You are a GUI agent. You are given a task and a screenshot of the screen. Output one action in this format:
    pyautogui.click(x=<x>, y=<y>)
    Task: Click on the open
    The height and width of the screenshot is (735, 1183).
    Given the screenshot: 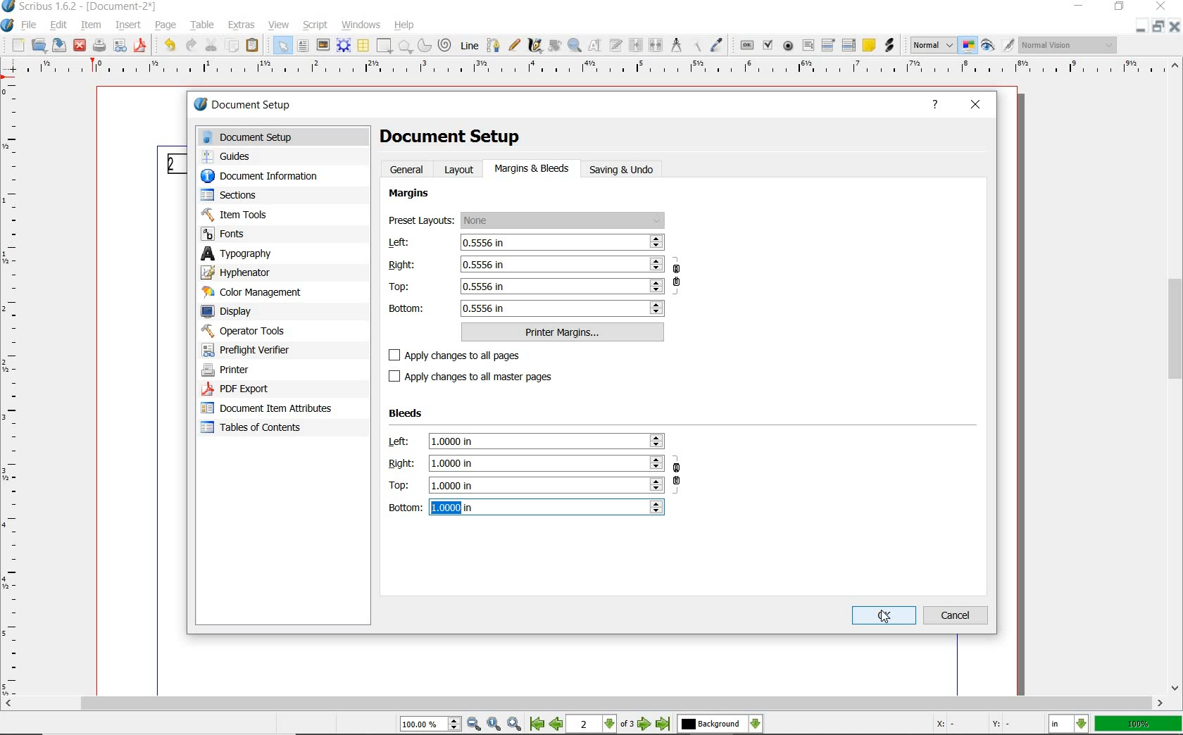 What is the action you would take?
    pyautogui.click(x=39, y=46)
    